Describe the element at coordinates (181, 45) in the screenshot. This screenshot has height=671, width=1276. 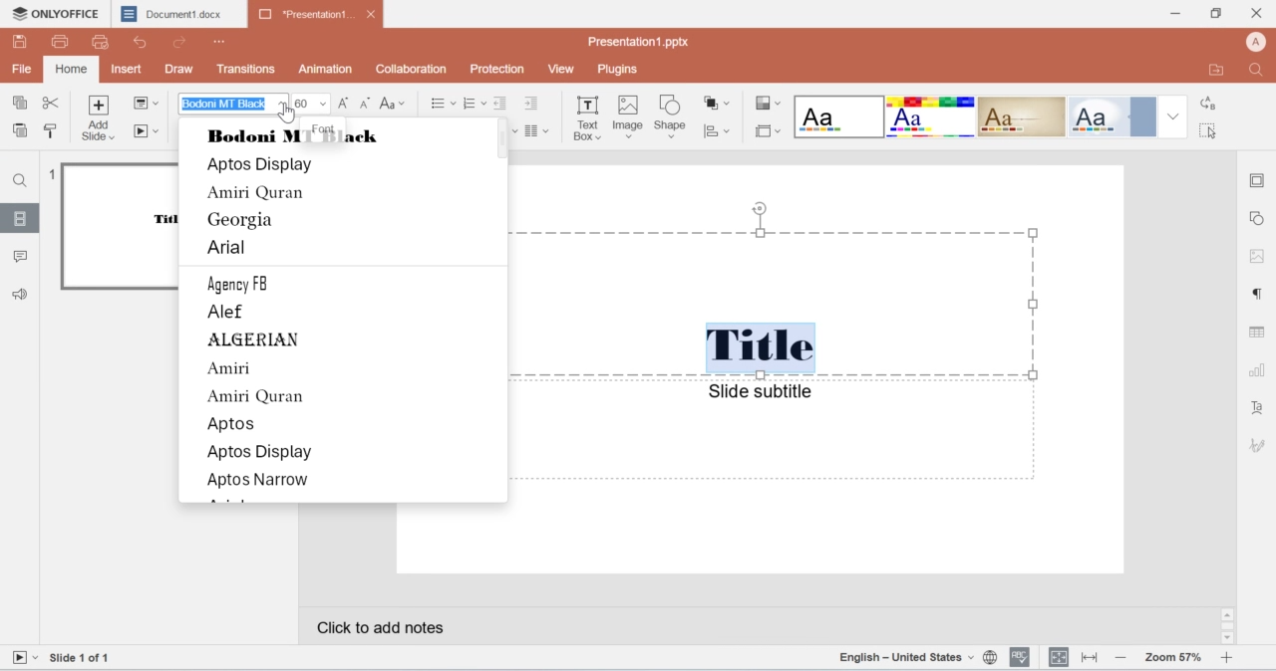
I see `redo` at that location.